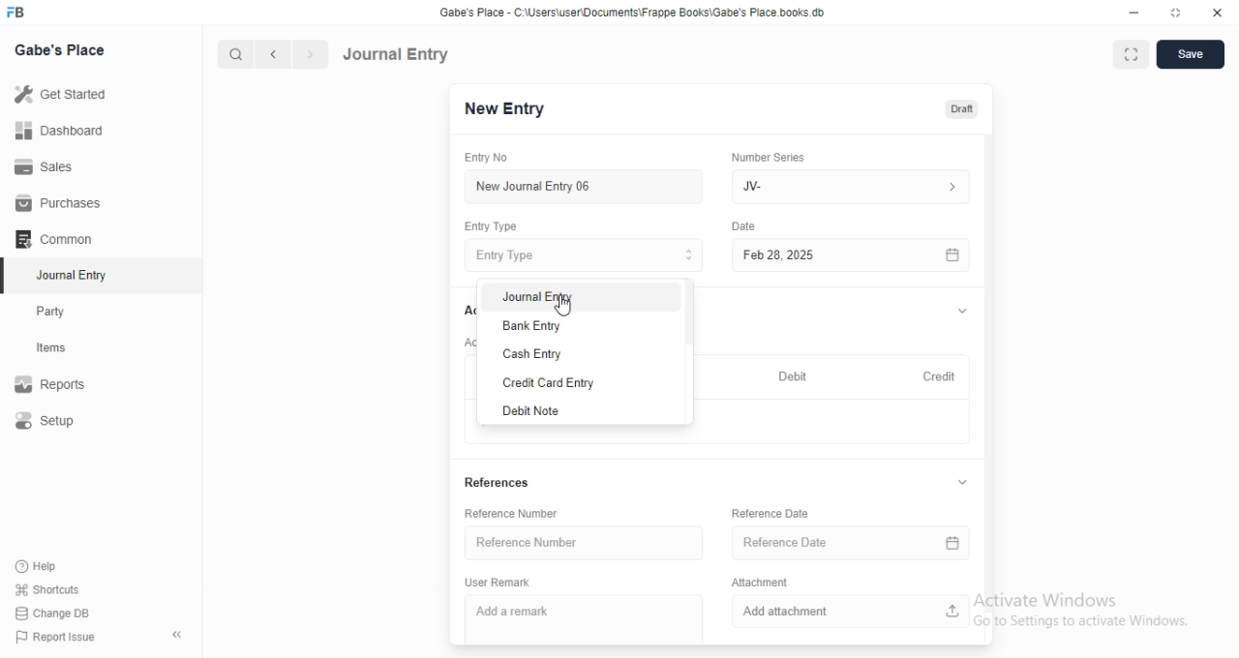 This screenshot has height=658, width=1239. Describe the element at coordinates (63, 386) in the screenshot. I see `Reports` at that location.